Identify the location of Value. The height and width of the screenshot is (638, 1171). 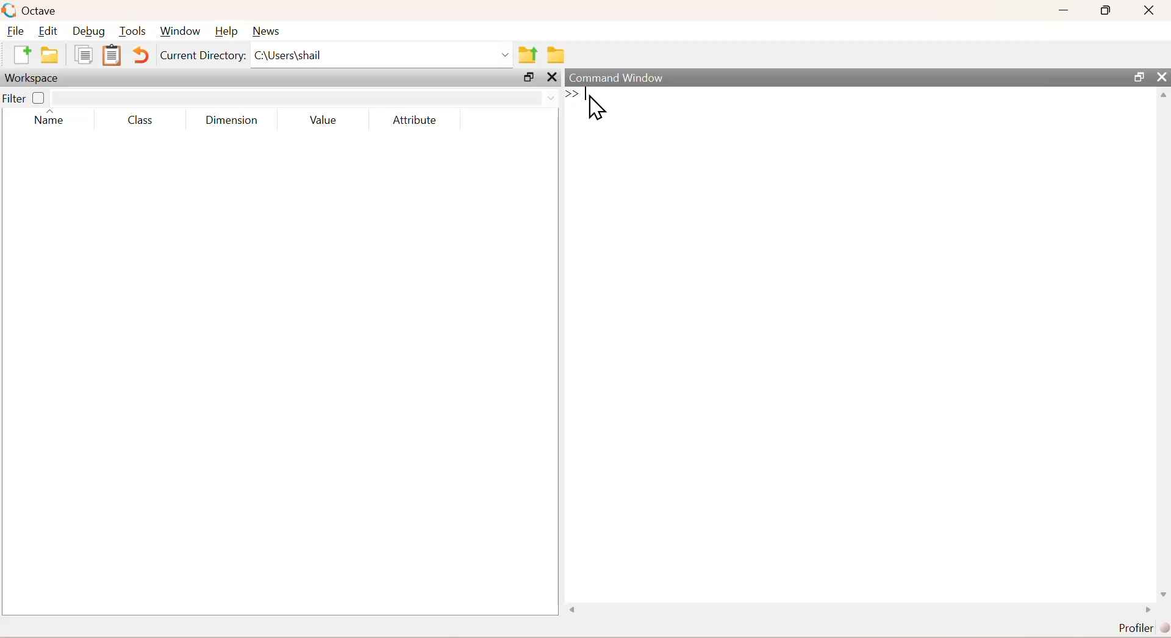
(322, 118).